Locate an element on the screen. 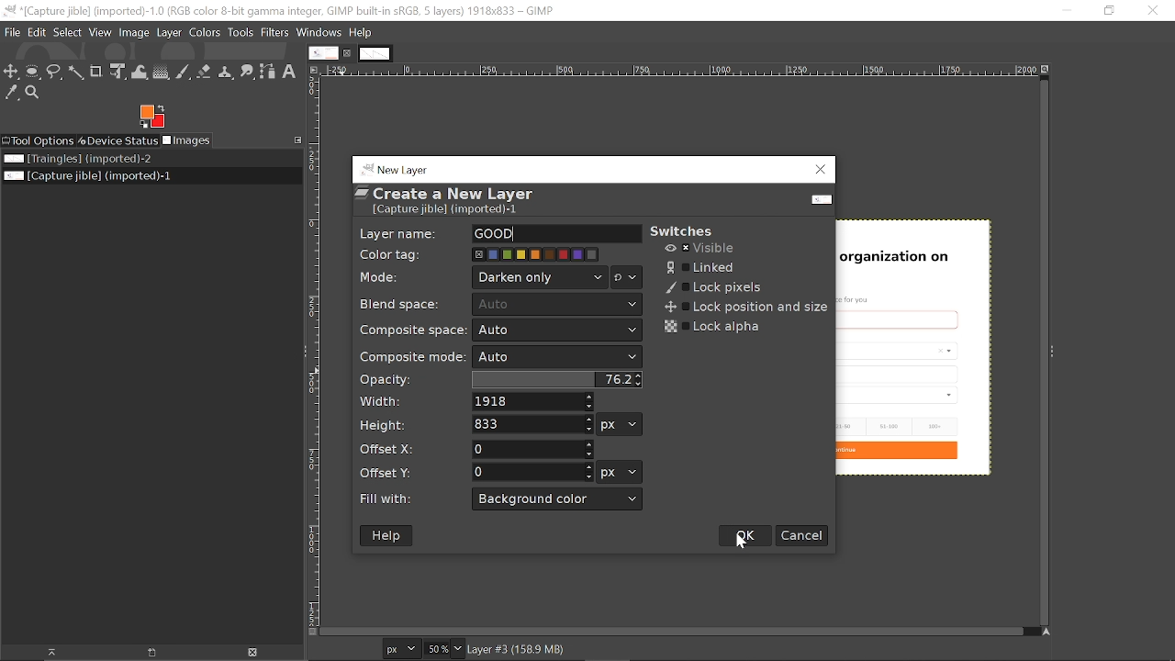  Offset Y: is located at coordinates (393, 470).